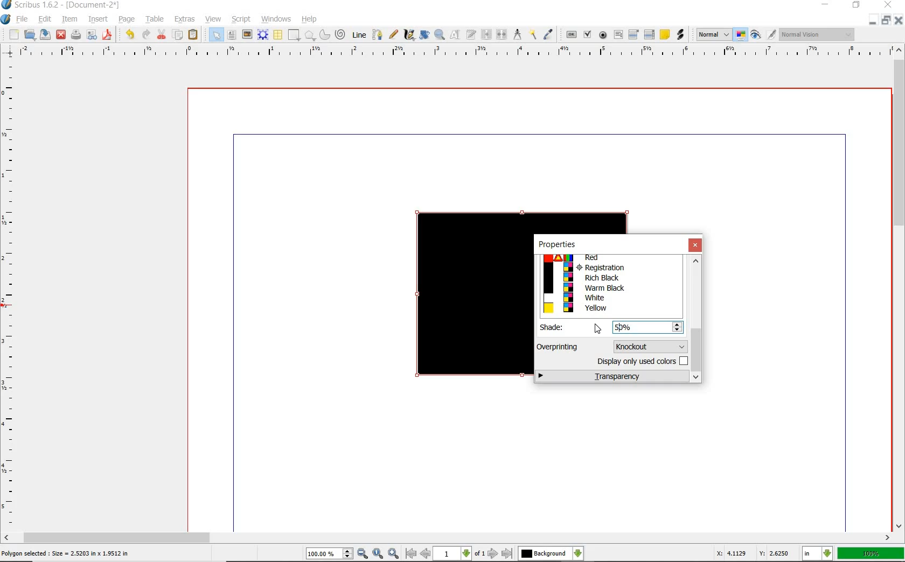 The height and width of the screenshot is (562, 905). What do you see at coordinates (29, 36) in the screenshot?
I see `open` at bounding box center [29, 36].